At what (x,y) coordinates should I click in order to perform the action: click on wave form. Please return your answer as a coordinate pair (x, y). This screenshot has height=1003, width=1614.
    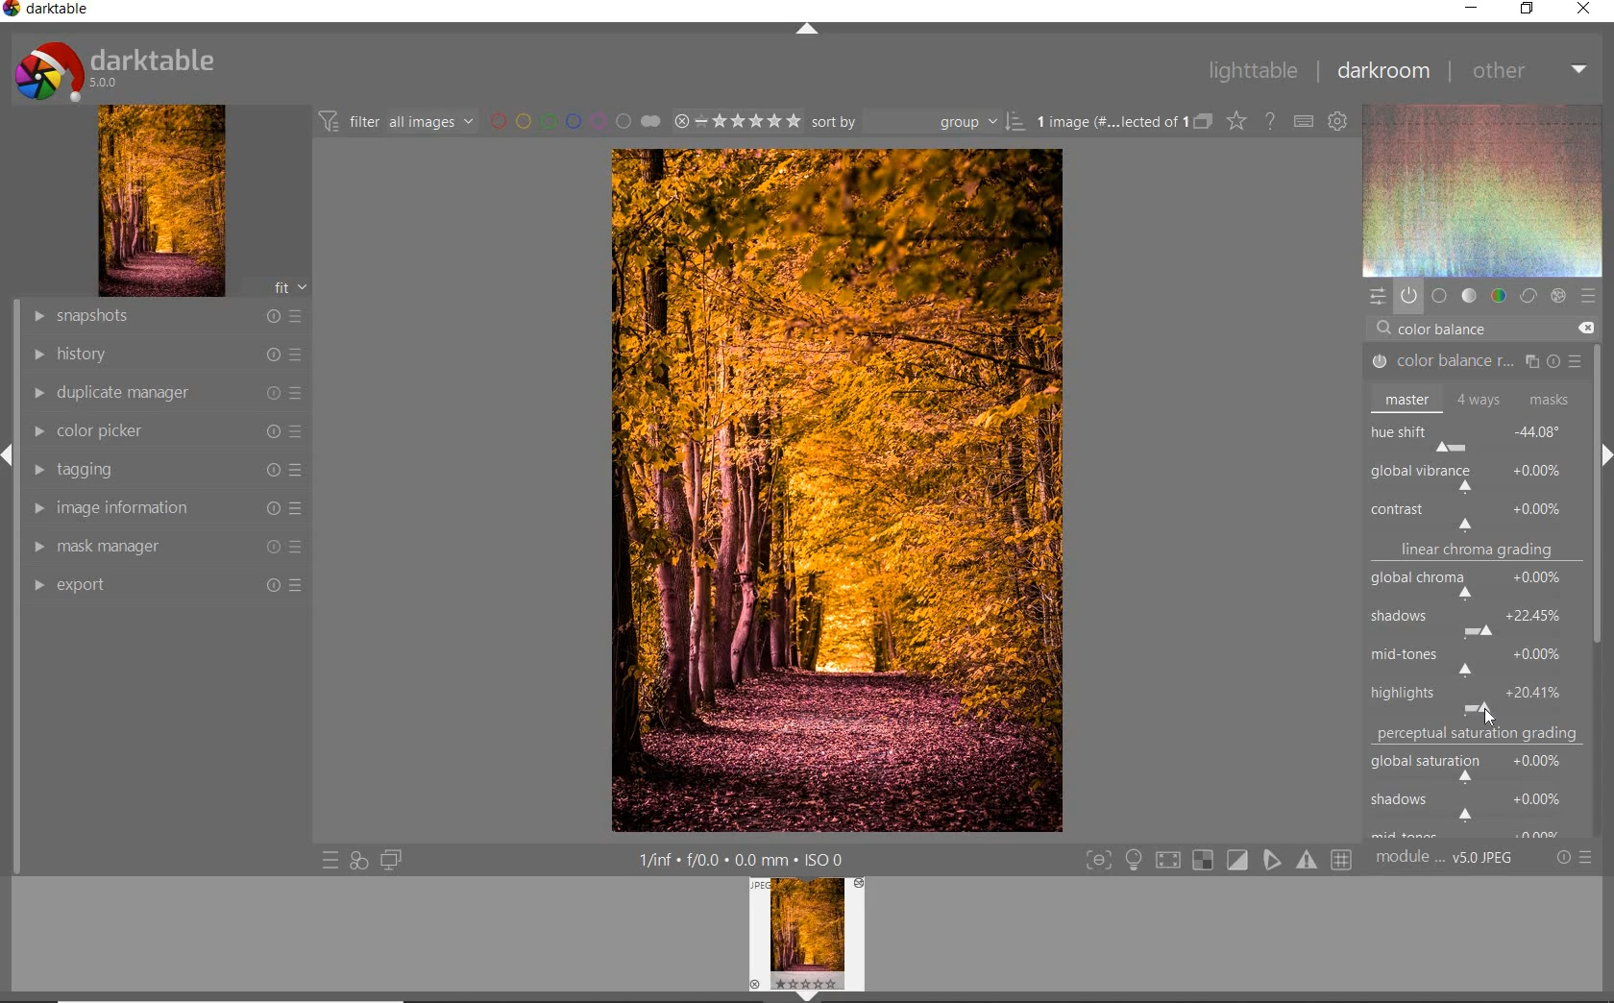
    Looking at the image, I should click on (1481, 190).